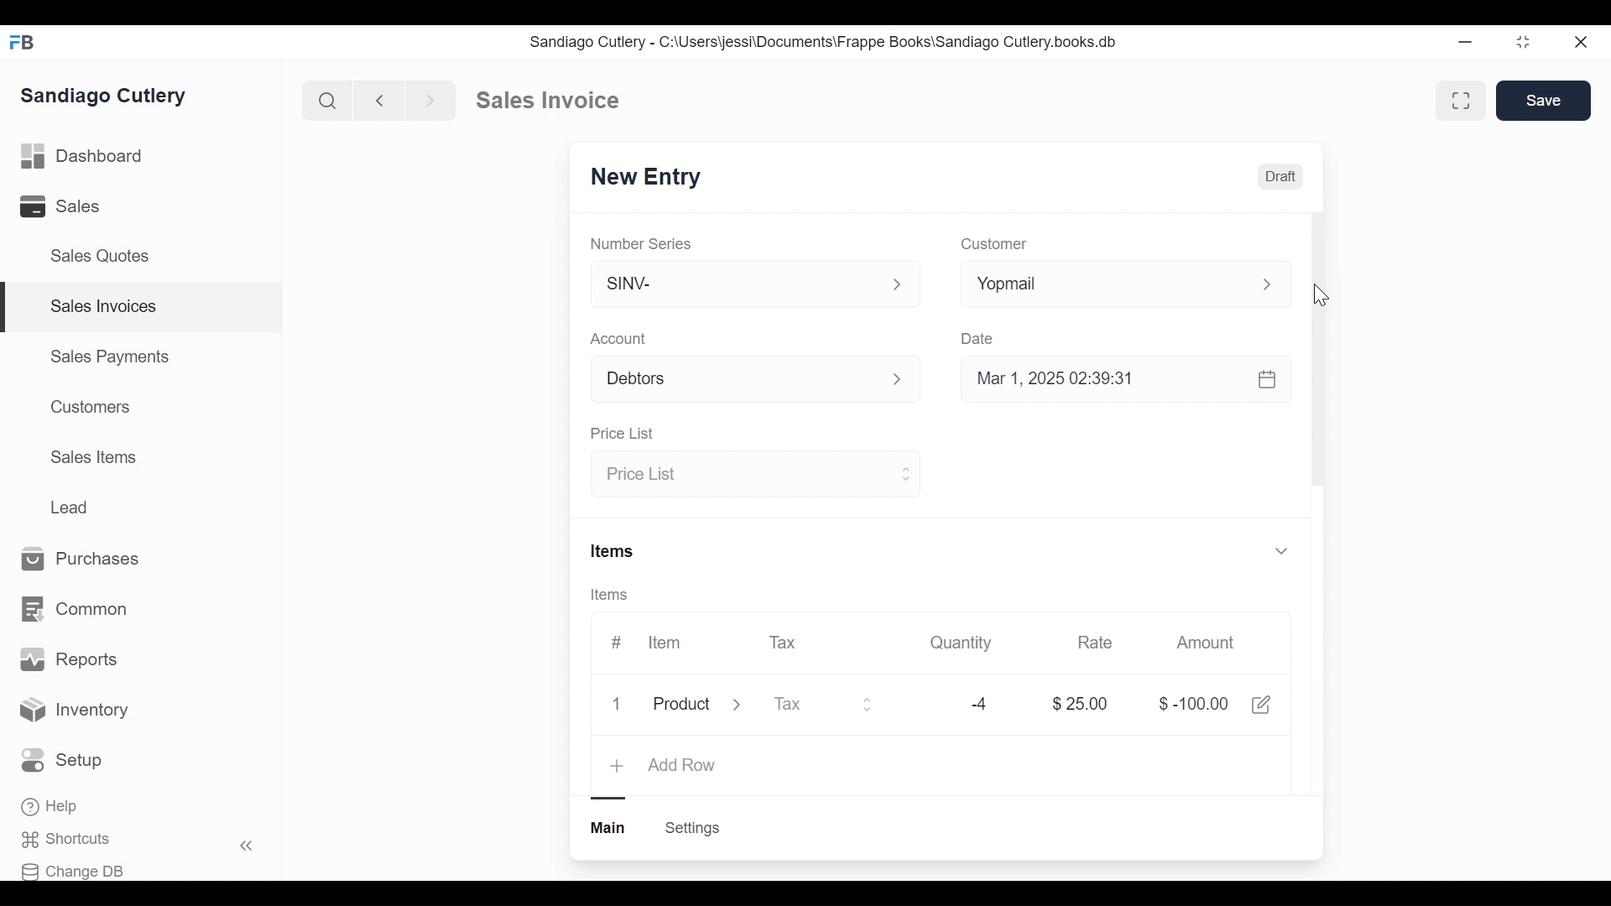 Image resolution: width=1611 pixels, height=906 pixels. What do you see at coordinates (963, 643) in the screenshot?
I see `Quantity` at bounding box center [963, 643].